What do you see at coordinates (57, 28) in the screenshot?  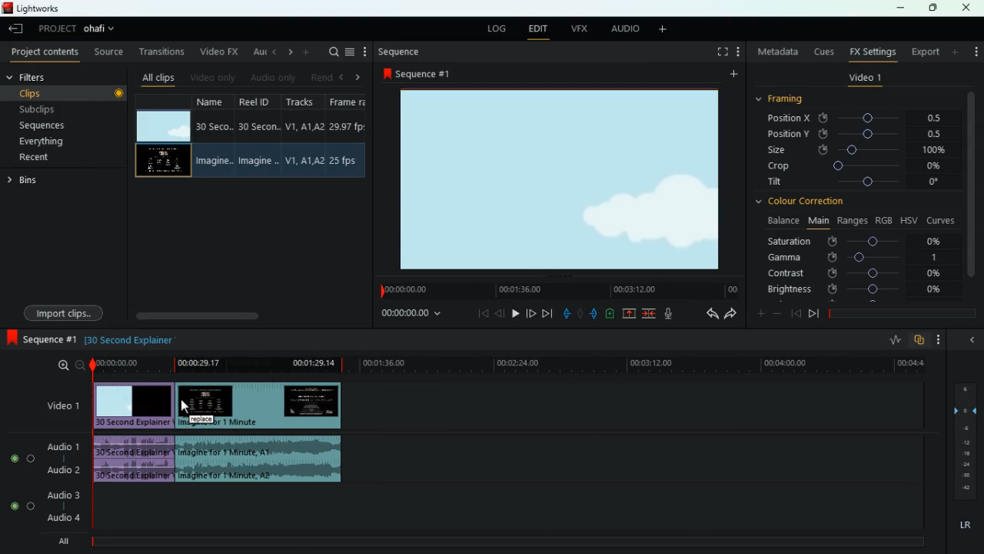 I see `project` at bounding box center [57, 28].